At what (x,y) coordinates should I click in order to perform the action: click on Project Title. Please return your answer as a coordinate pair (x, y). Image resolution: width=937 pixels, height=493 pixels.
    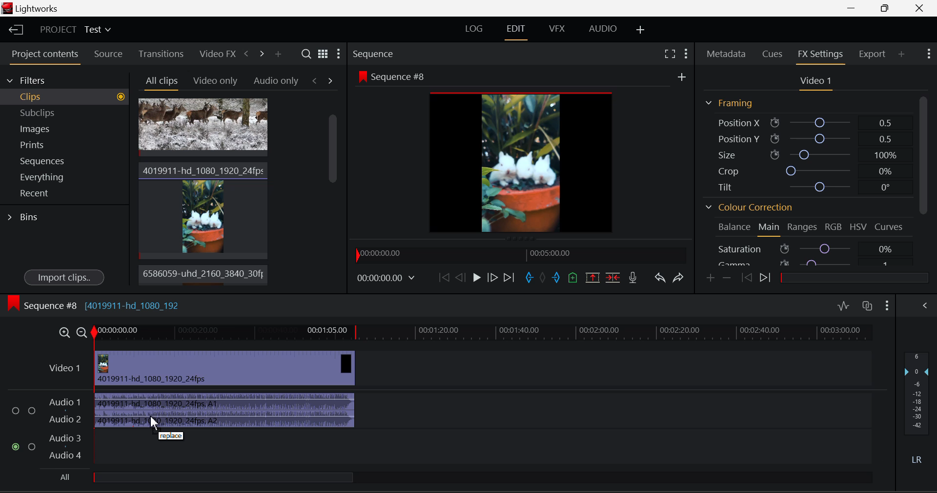
    Looking at the image, I should click on (74, 30).